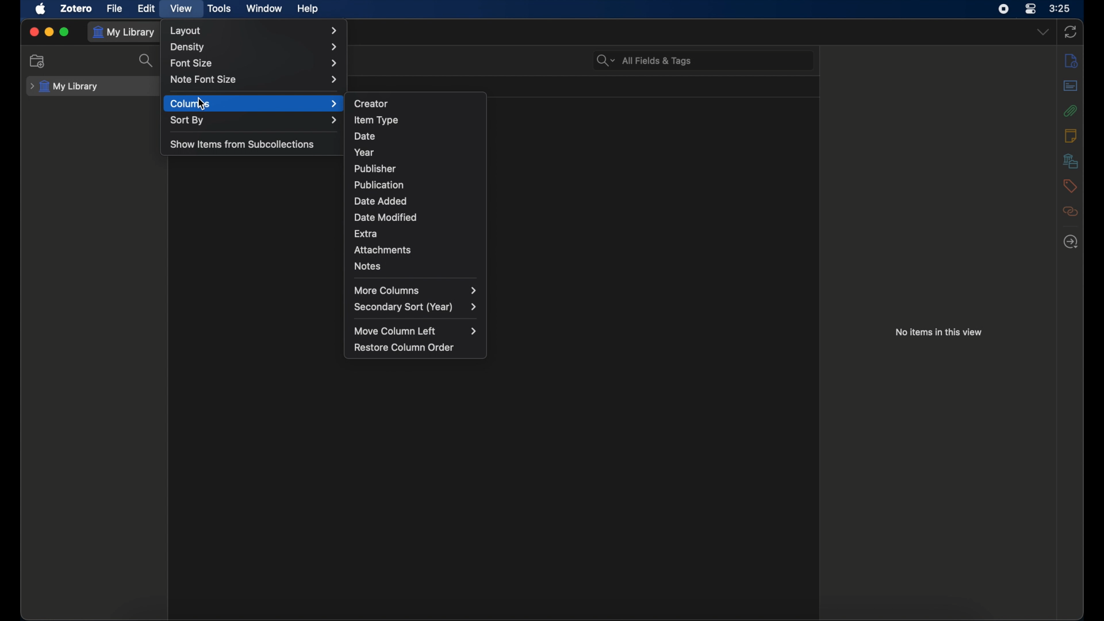 This screenshot has height=621, width=1104. What do you see at coordinates (371, 103) in the screenshot?
I see `creator` at bounding box center [371, 103].